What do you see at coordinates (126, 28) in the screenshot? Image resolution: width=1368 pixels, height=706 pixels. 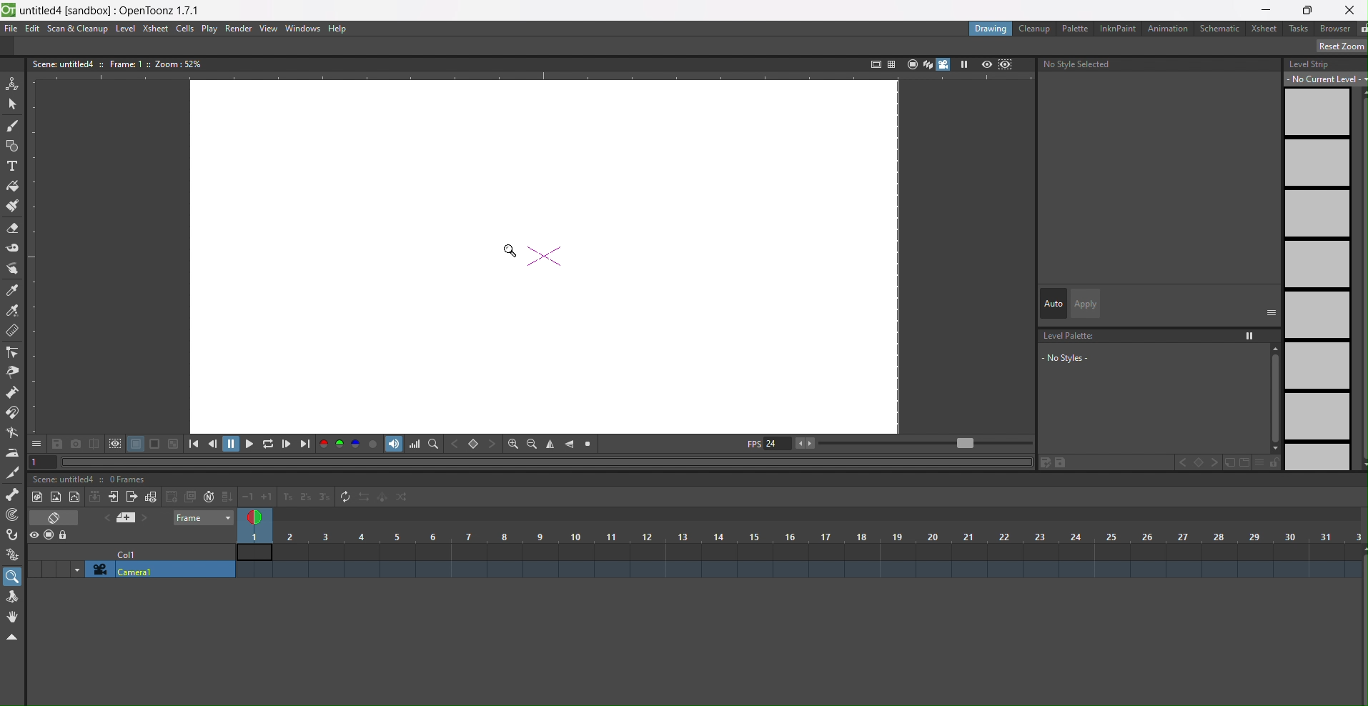 I see `level` at bounding box center [126, 28].